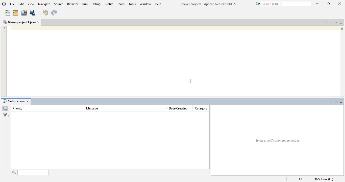  I want to click on close window, so click(39, 22).